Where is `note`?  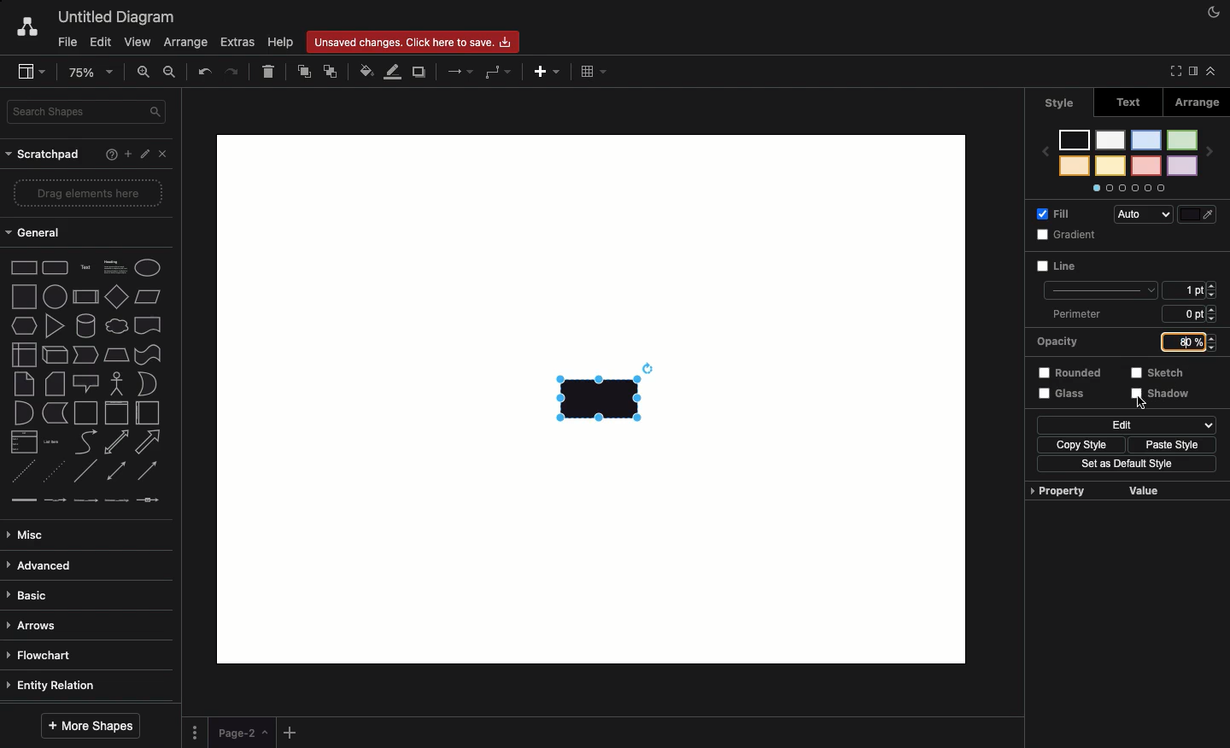 note is located at coordinates (25, 383).